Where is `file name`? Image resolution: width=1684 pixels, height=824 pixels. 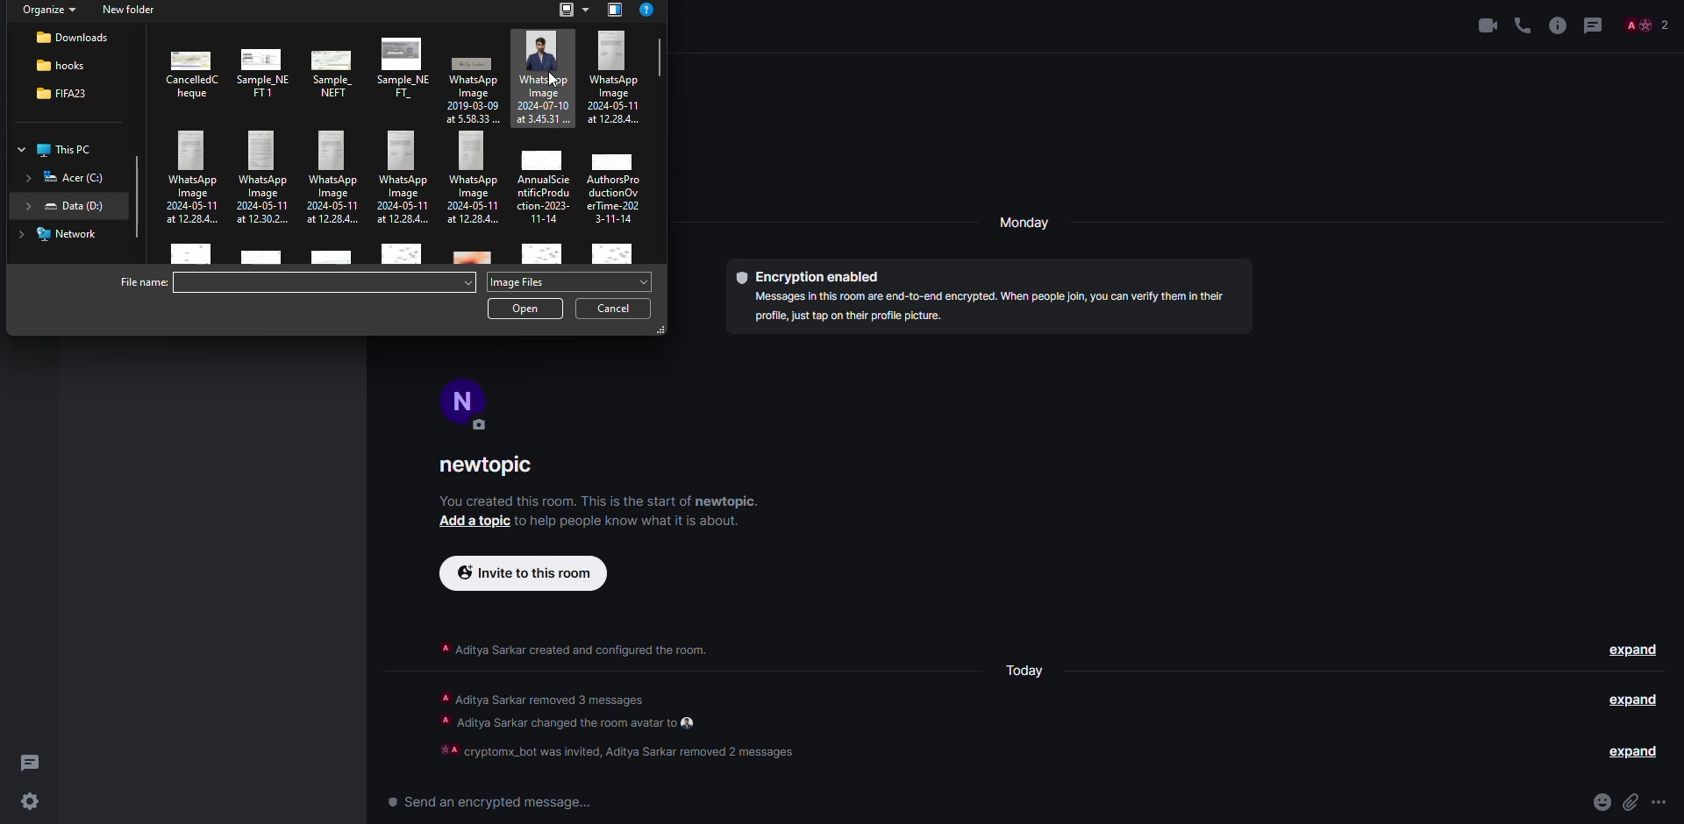
file name is located at coordinates (143, 283).